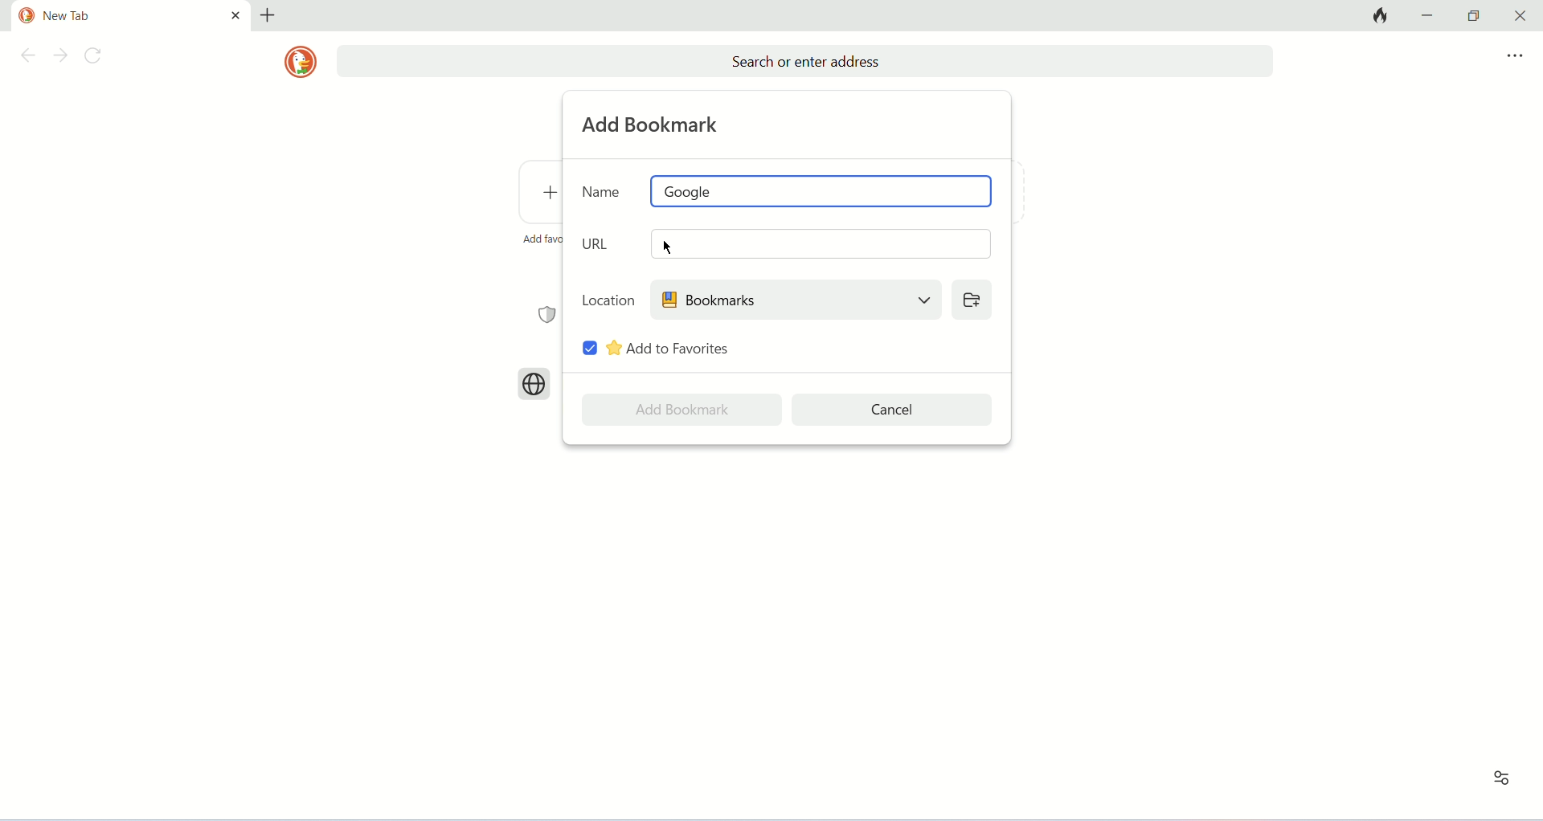 The width and height of the screenshot is (1543, 821). Describe the element at coordinates (681, 410) in the screenshot. I see `add bookmark` at that location.